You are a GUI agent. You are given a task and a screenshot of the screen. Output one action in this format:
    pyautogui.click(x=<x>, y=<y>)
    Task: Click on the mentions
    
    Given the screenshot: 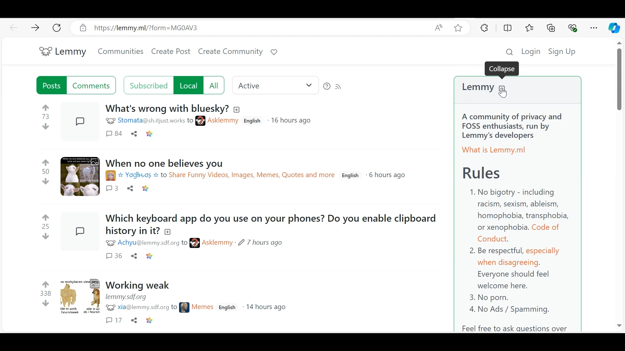 What is the action you would take?
    pyautogui.click(x=153, y=243)
    